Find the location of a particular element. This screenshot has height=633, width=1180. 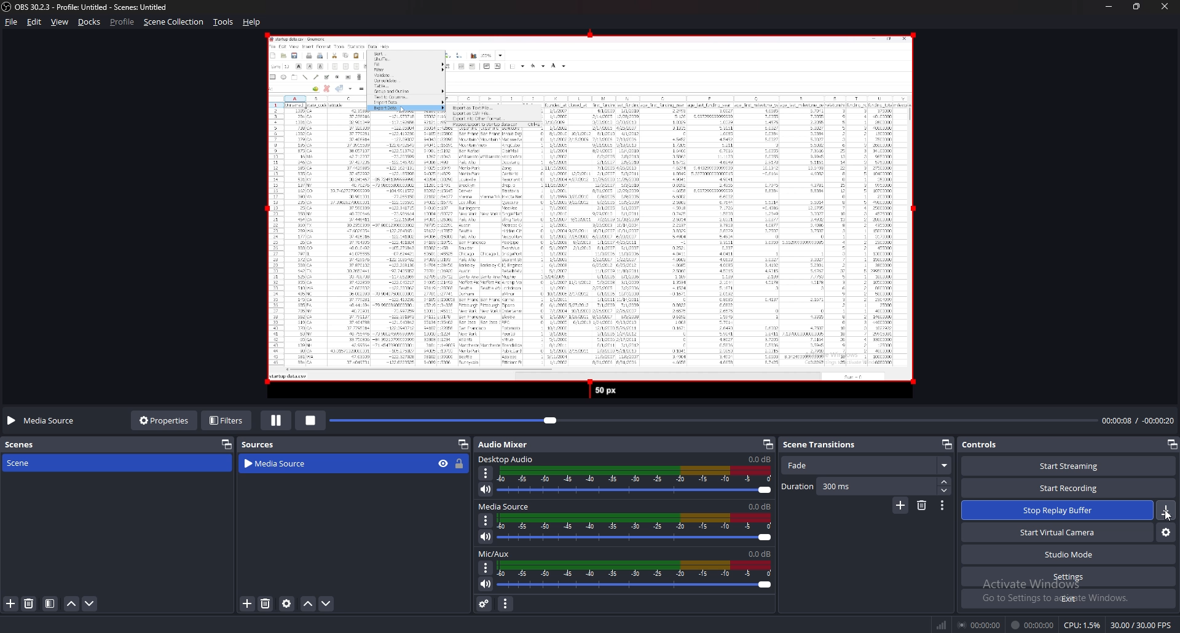

cursor is located at coordinates (1168, 515).